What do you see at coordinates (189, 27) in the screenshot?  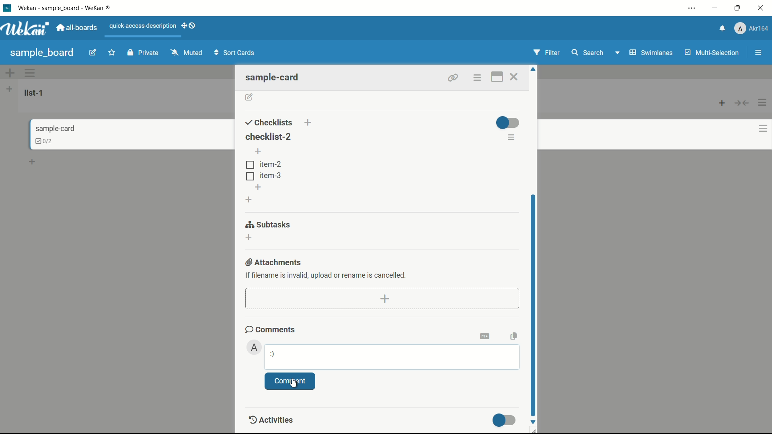 I see `show-desktop-drag-handles` at bounding box center [189, 27].